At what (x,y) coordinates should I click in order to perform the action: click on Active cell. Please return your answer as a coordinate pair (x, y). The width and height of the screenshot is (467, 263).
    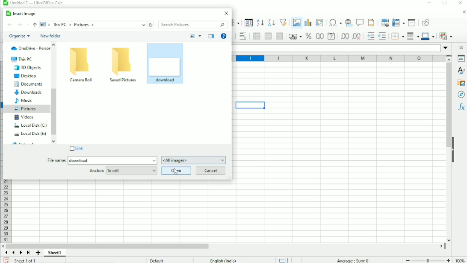
    Looking at the image, I should click on (250, 106).